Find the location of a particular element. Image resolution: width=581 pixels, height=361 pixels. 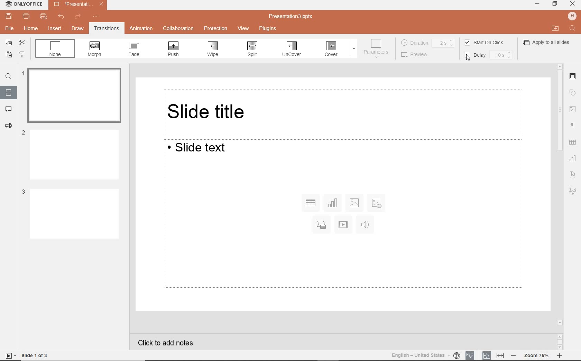

cut is located at coordinates (21, 43).